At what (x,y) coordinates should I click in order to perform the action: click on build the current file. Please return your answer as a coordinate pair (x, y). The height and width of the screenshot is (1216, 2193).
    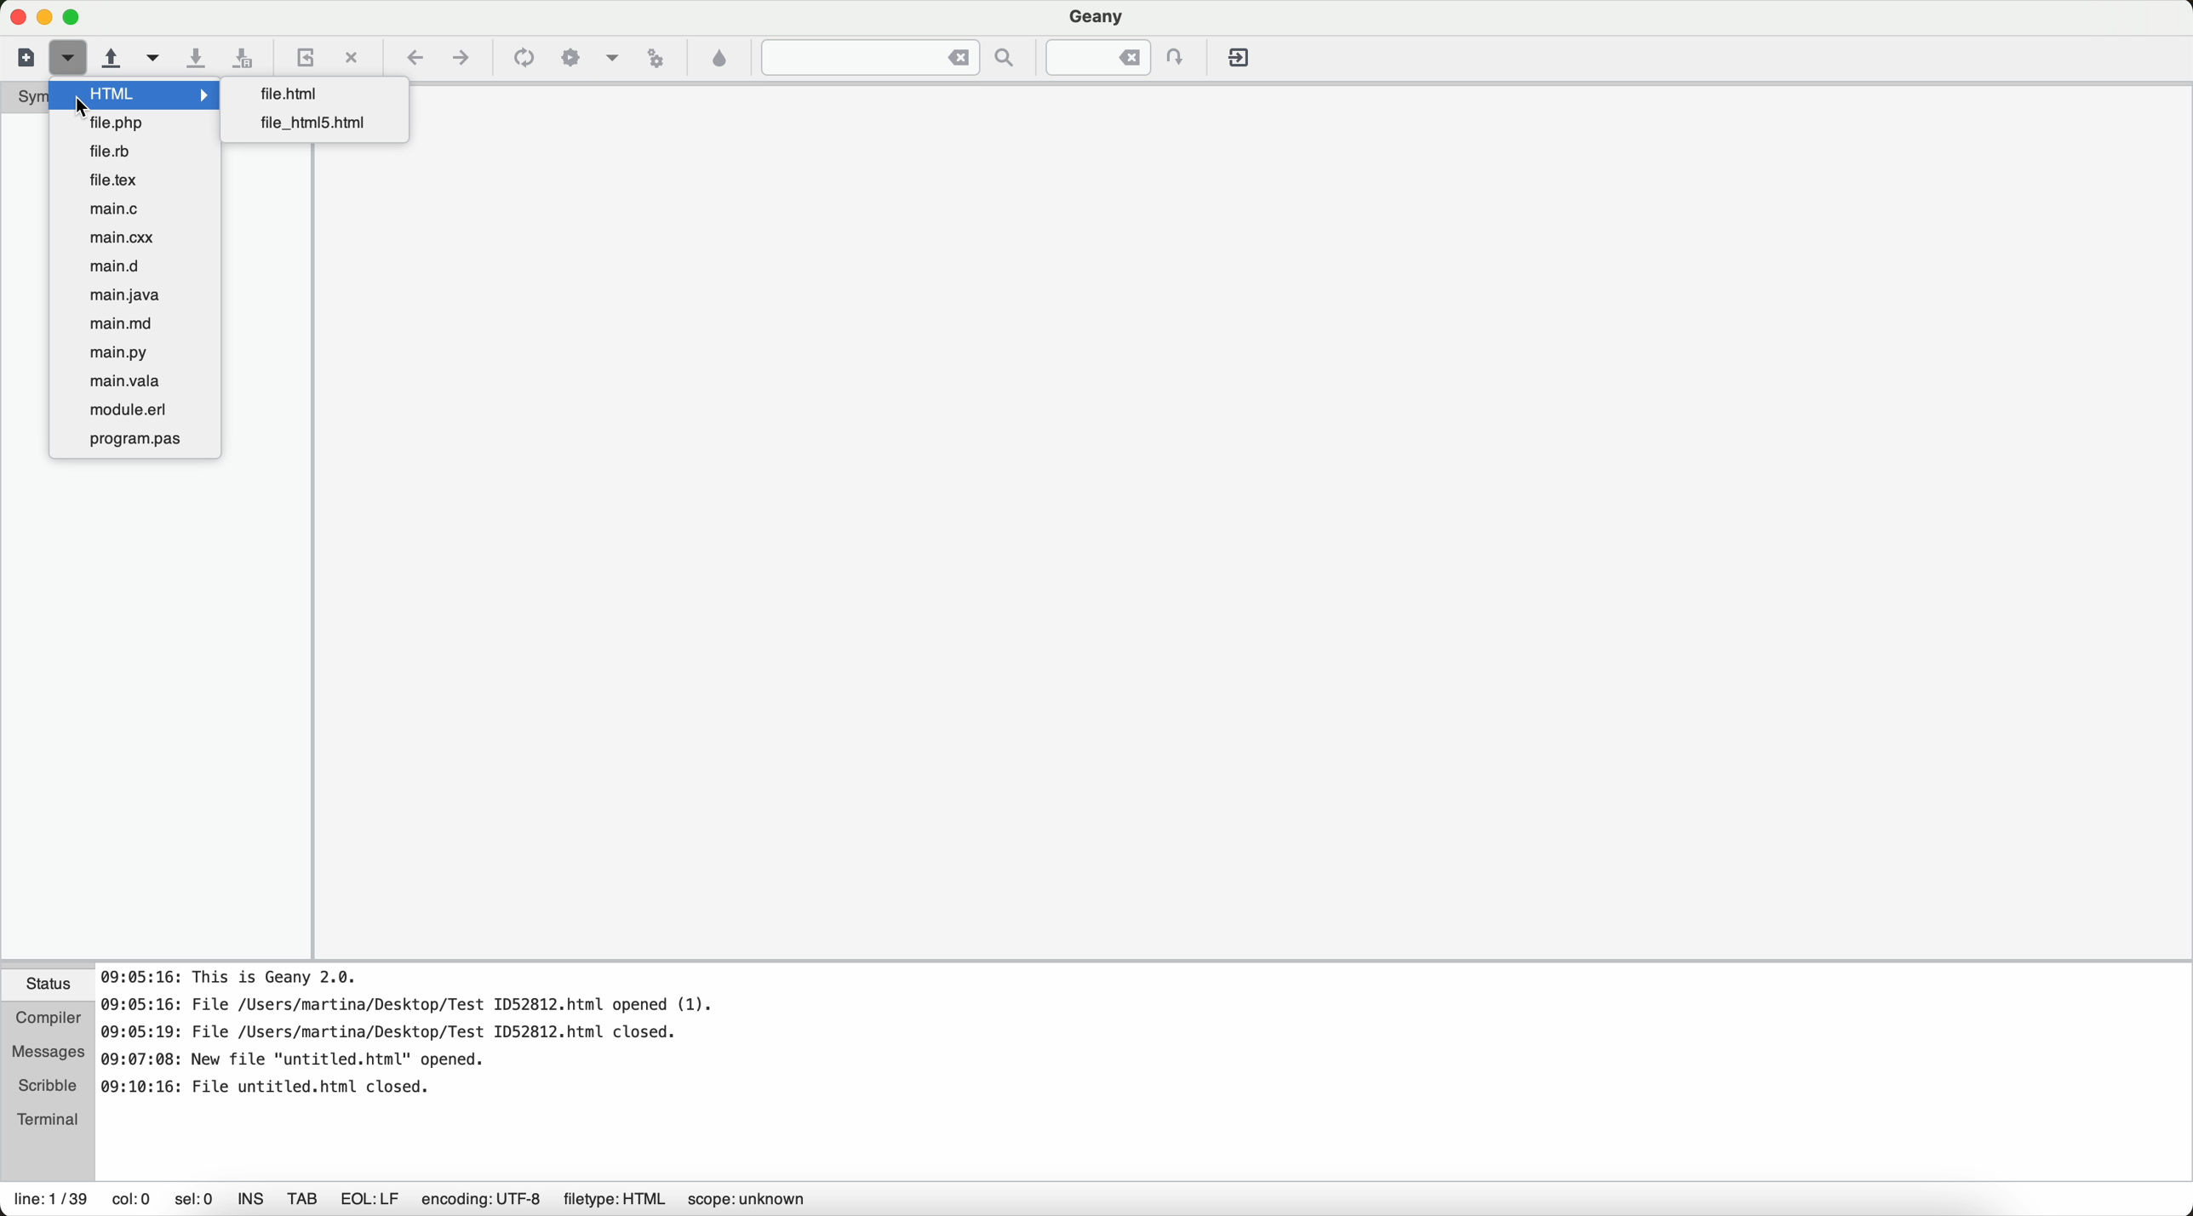
    Looking at the image, I should click on (573, 60).